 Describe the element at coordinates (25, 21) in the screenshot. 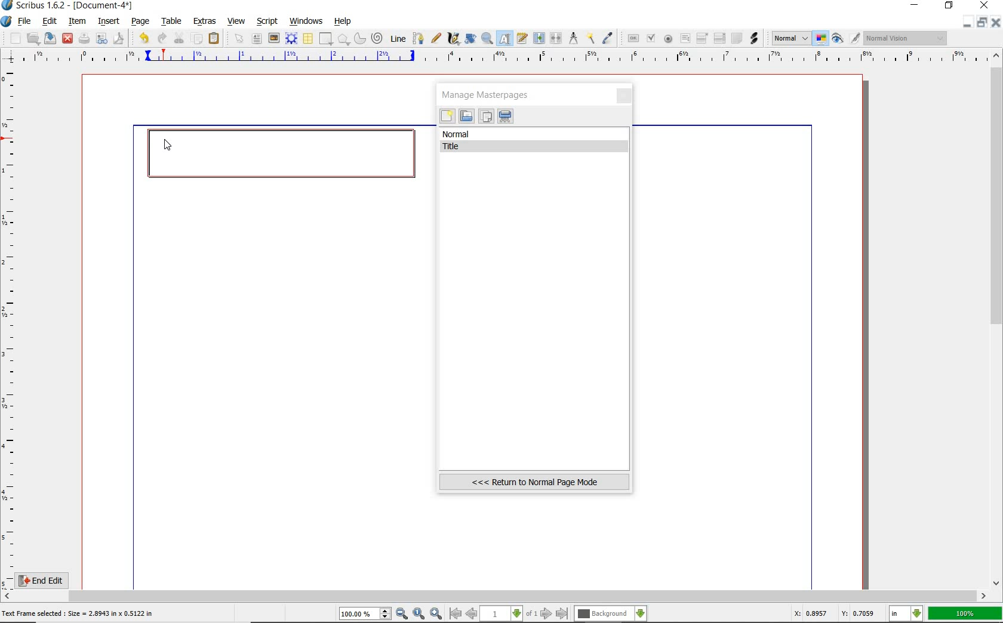

I see `file` at that location.